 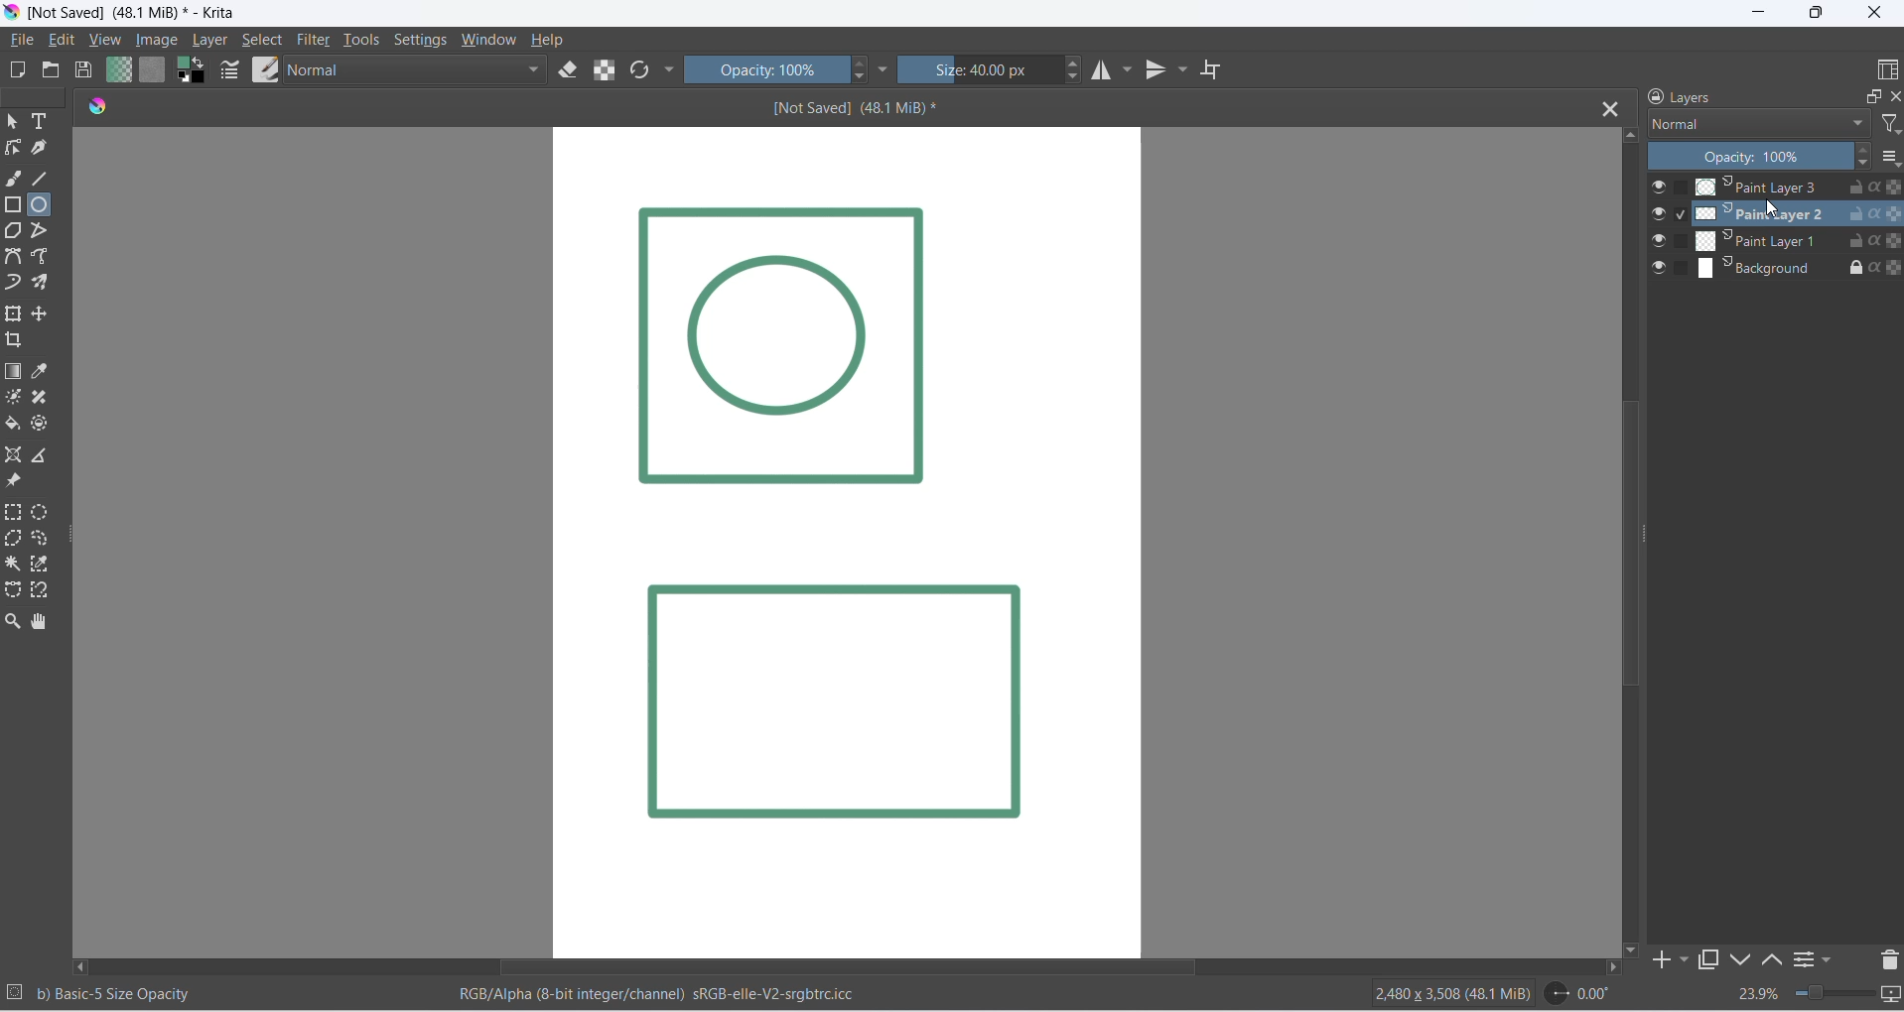 What do you see at coordinates (608, 70) in the screenshot?
I see `preserve alpha` at bounding box center [608, 70].